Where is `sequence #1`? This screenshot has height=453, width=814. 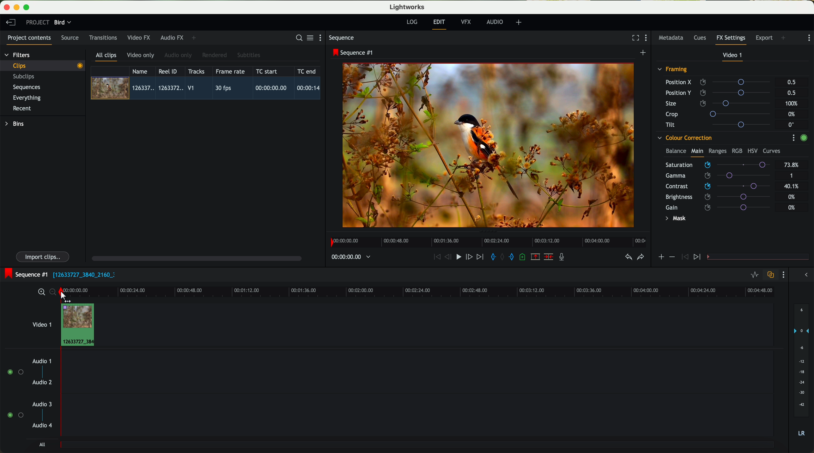
sequence #1 is located at coordinates (354, 52).